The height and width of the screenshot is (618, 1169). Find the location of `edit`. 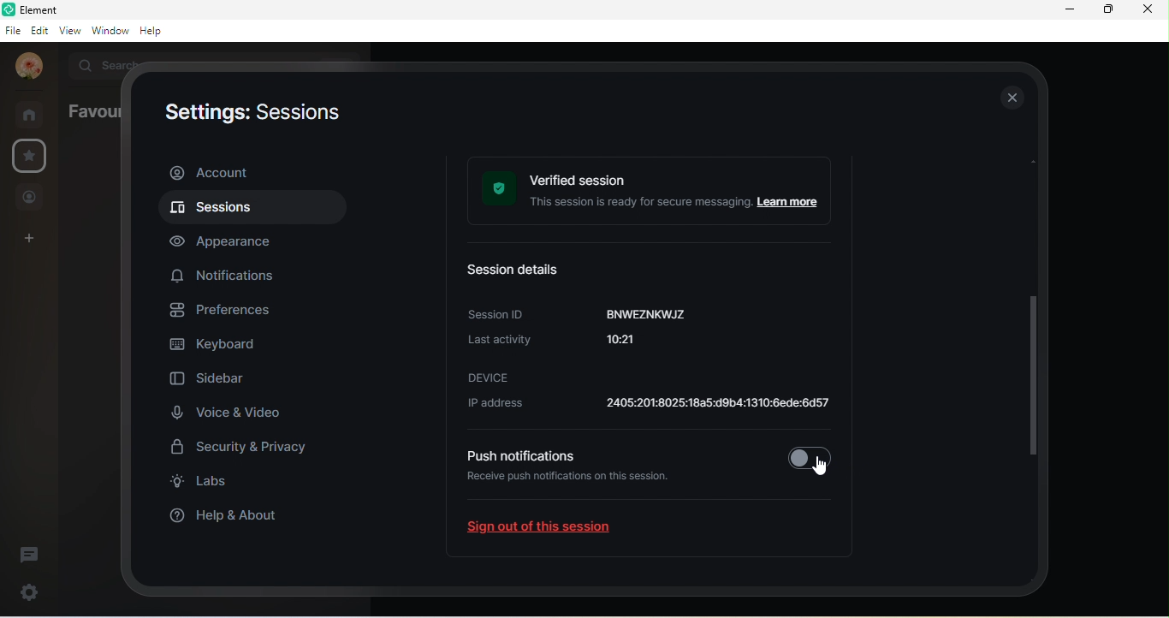

edit is located at coordinates (40, 30).